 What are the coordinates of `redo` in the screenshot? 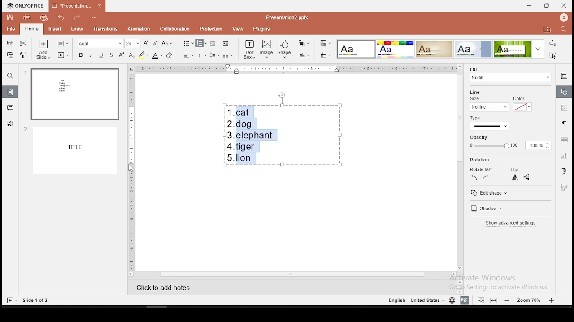 It's located at (78, 17).